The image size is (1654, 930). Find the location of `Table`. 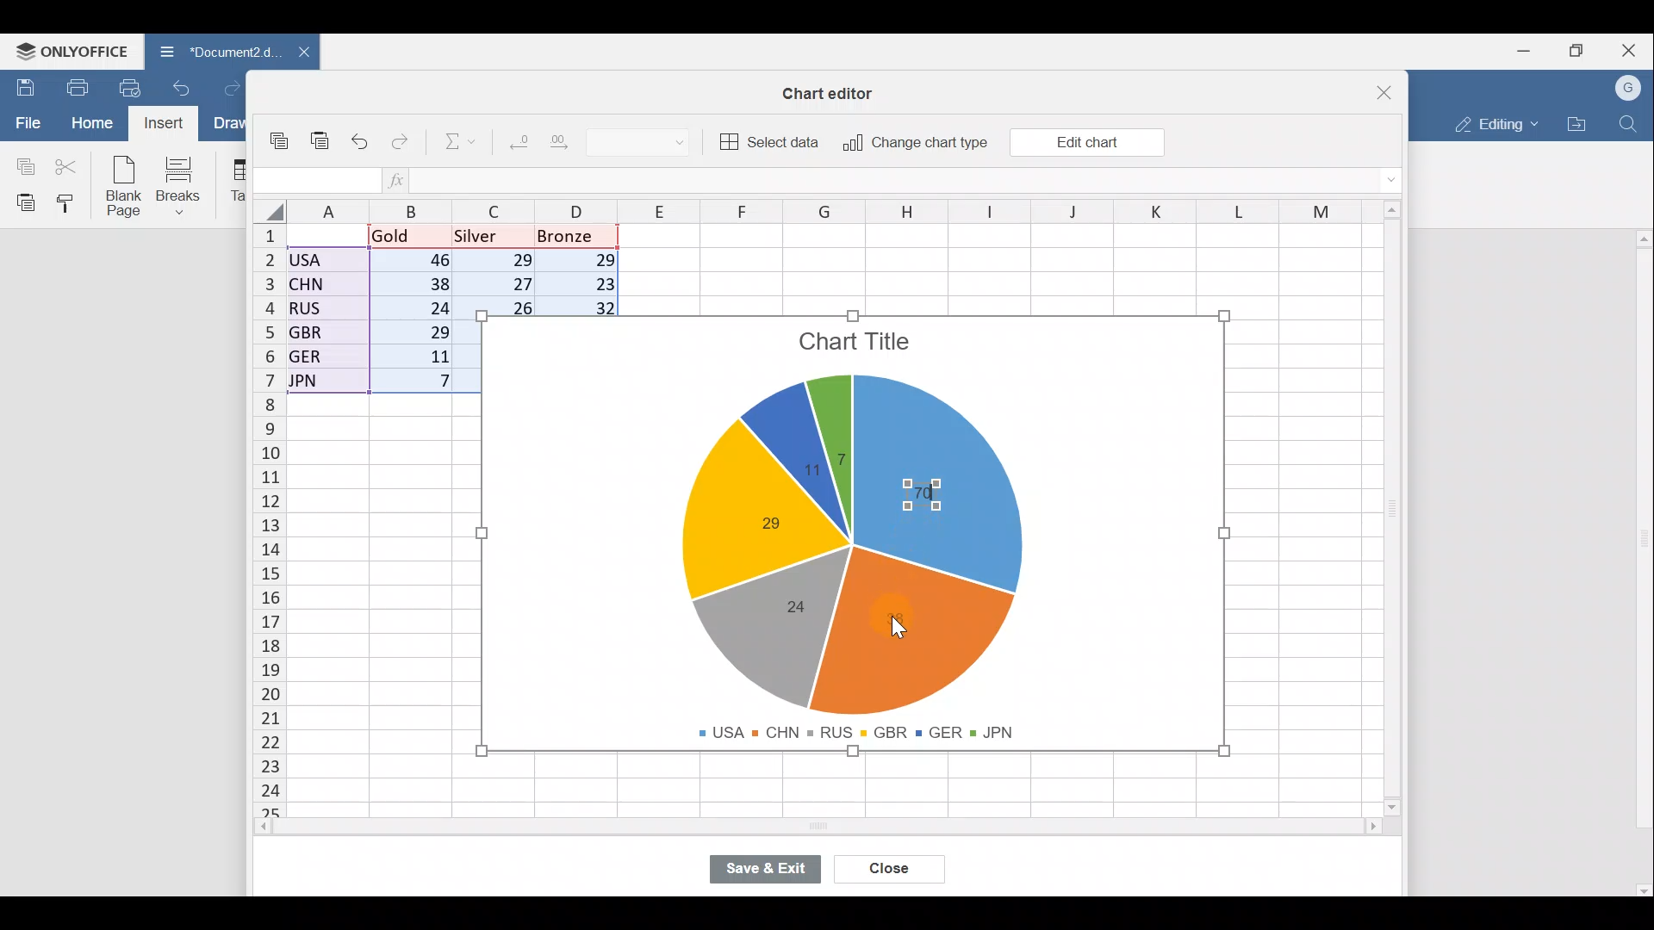

Table is located at coordinates (233, 181).